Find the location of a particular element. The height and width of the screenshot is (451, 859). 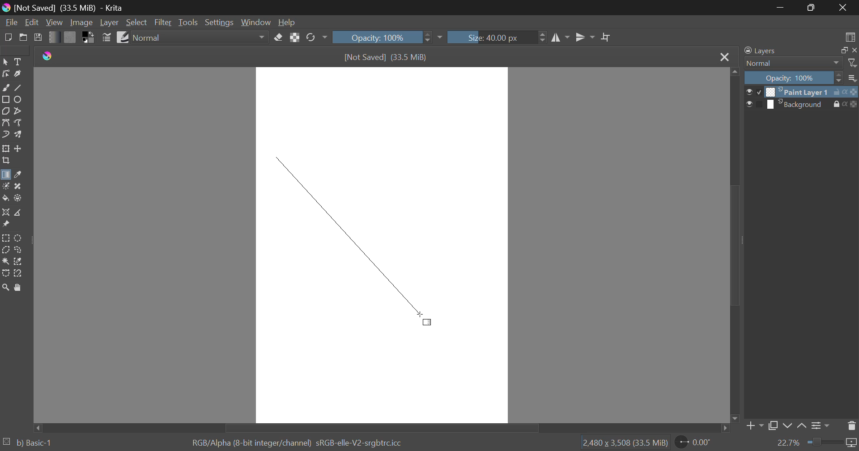

12,480 x 3,508 (33.5 MiB) is located at coordinates (624, 442).